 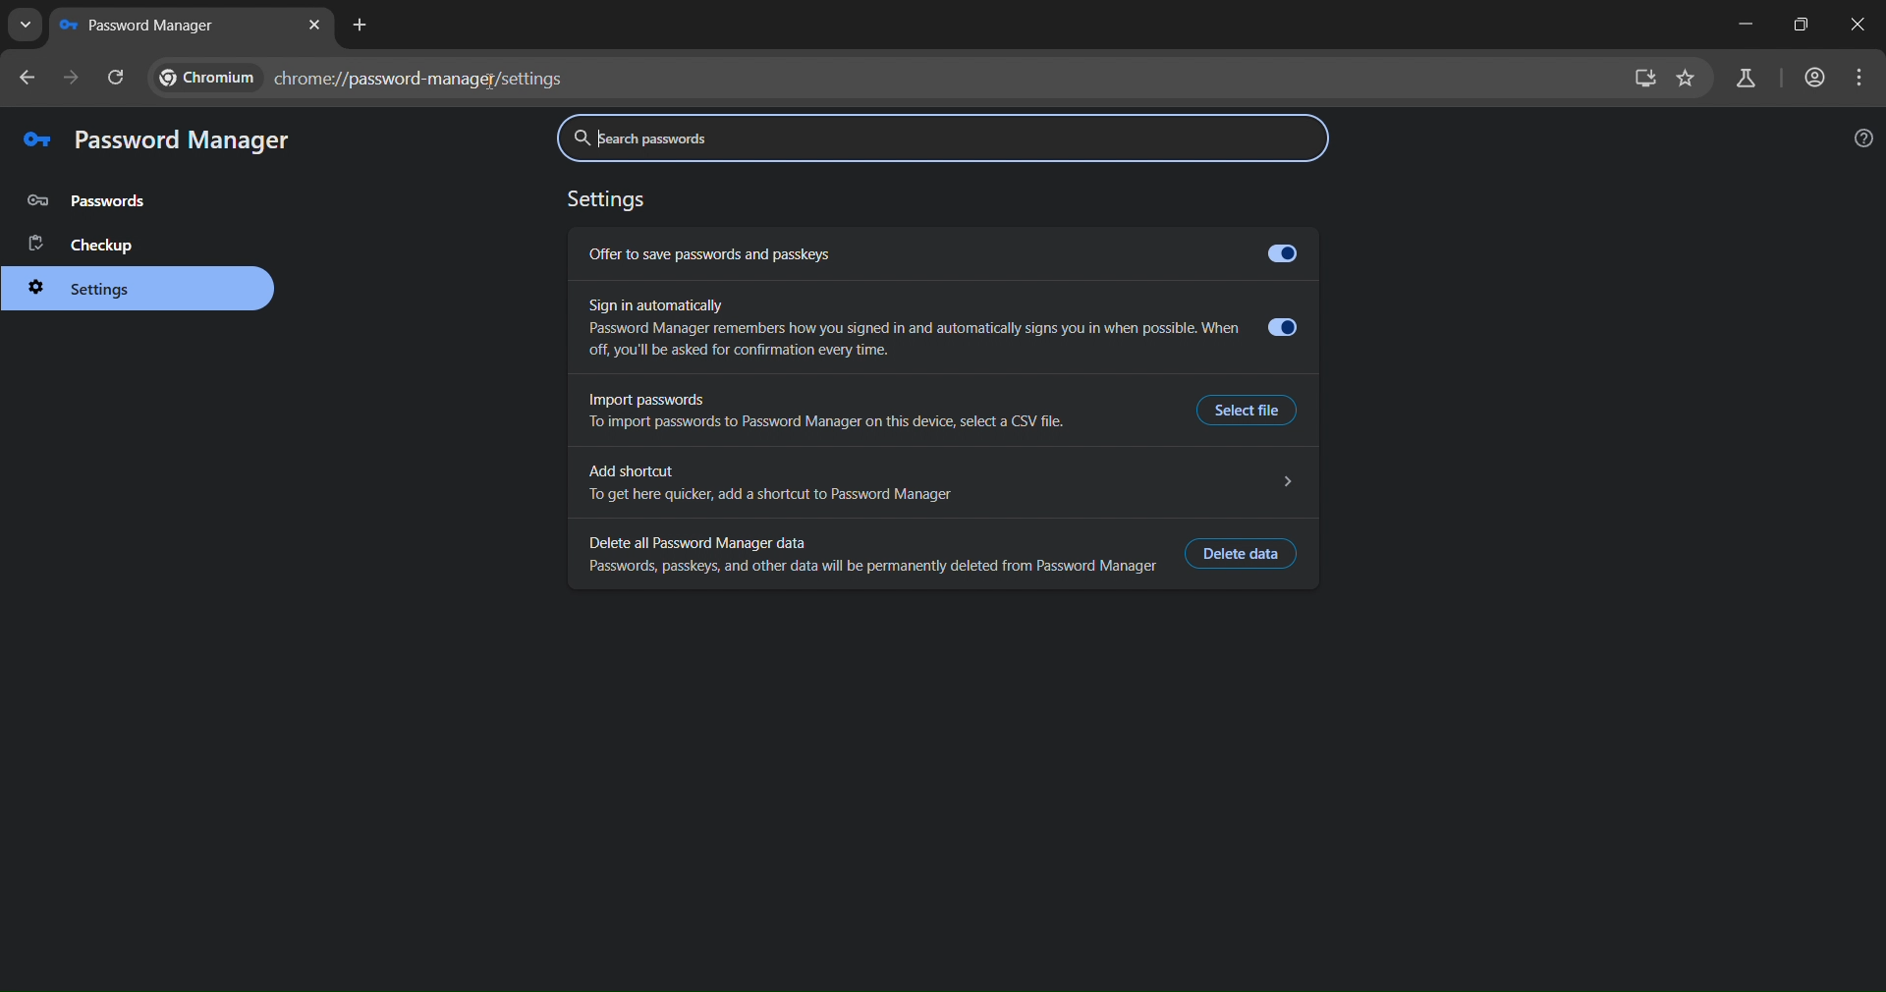 What do you see at coordinates (90, 202) in the screenshot?
I see `passwords` at bounding box center [90, 202].